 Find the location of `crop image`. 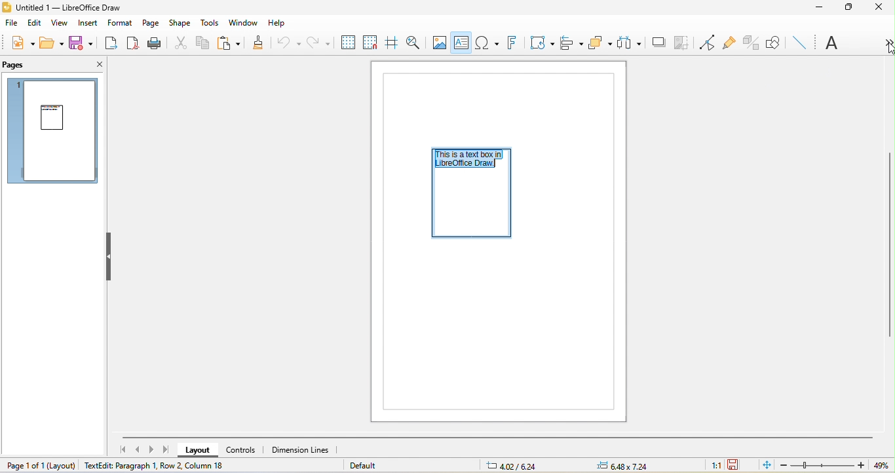

crop image is located at coordinates (680, 42).